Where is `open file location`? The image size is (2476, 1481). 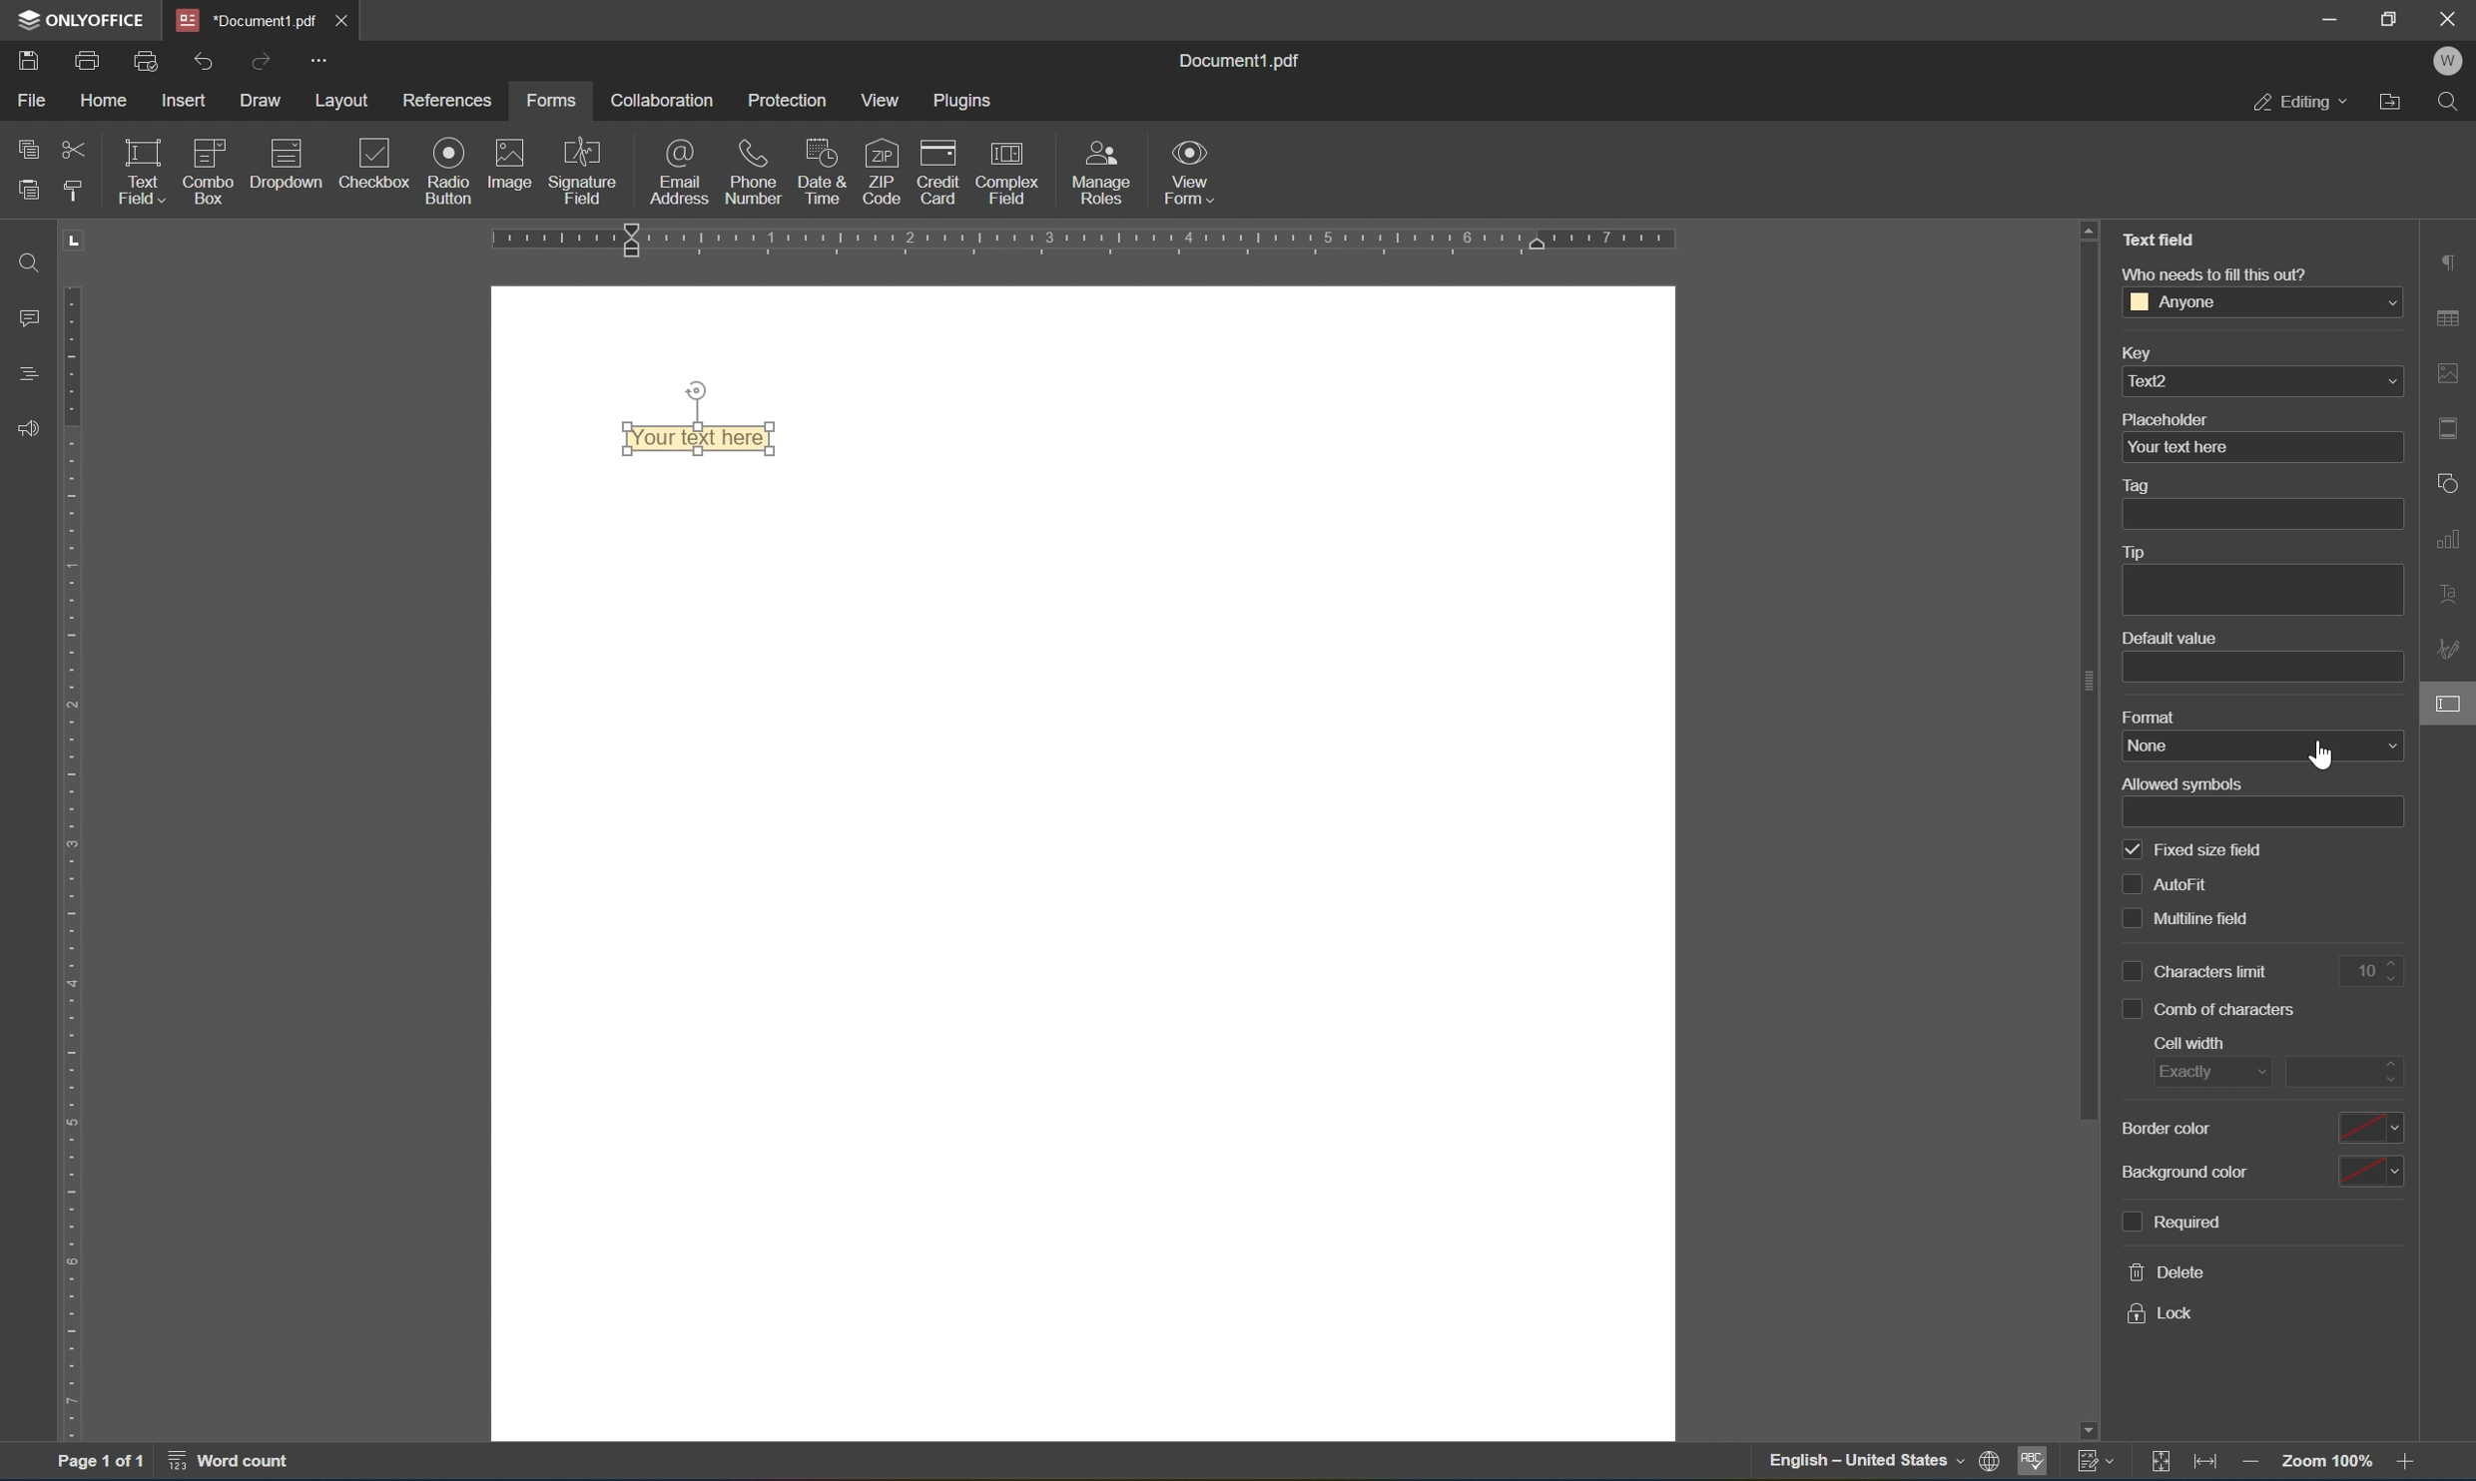
open file location is located at coordinates (2394, 104).